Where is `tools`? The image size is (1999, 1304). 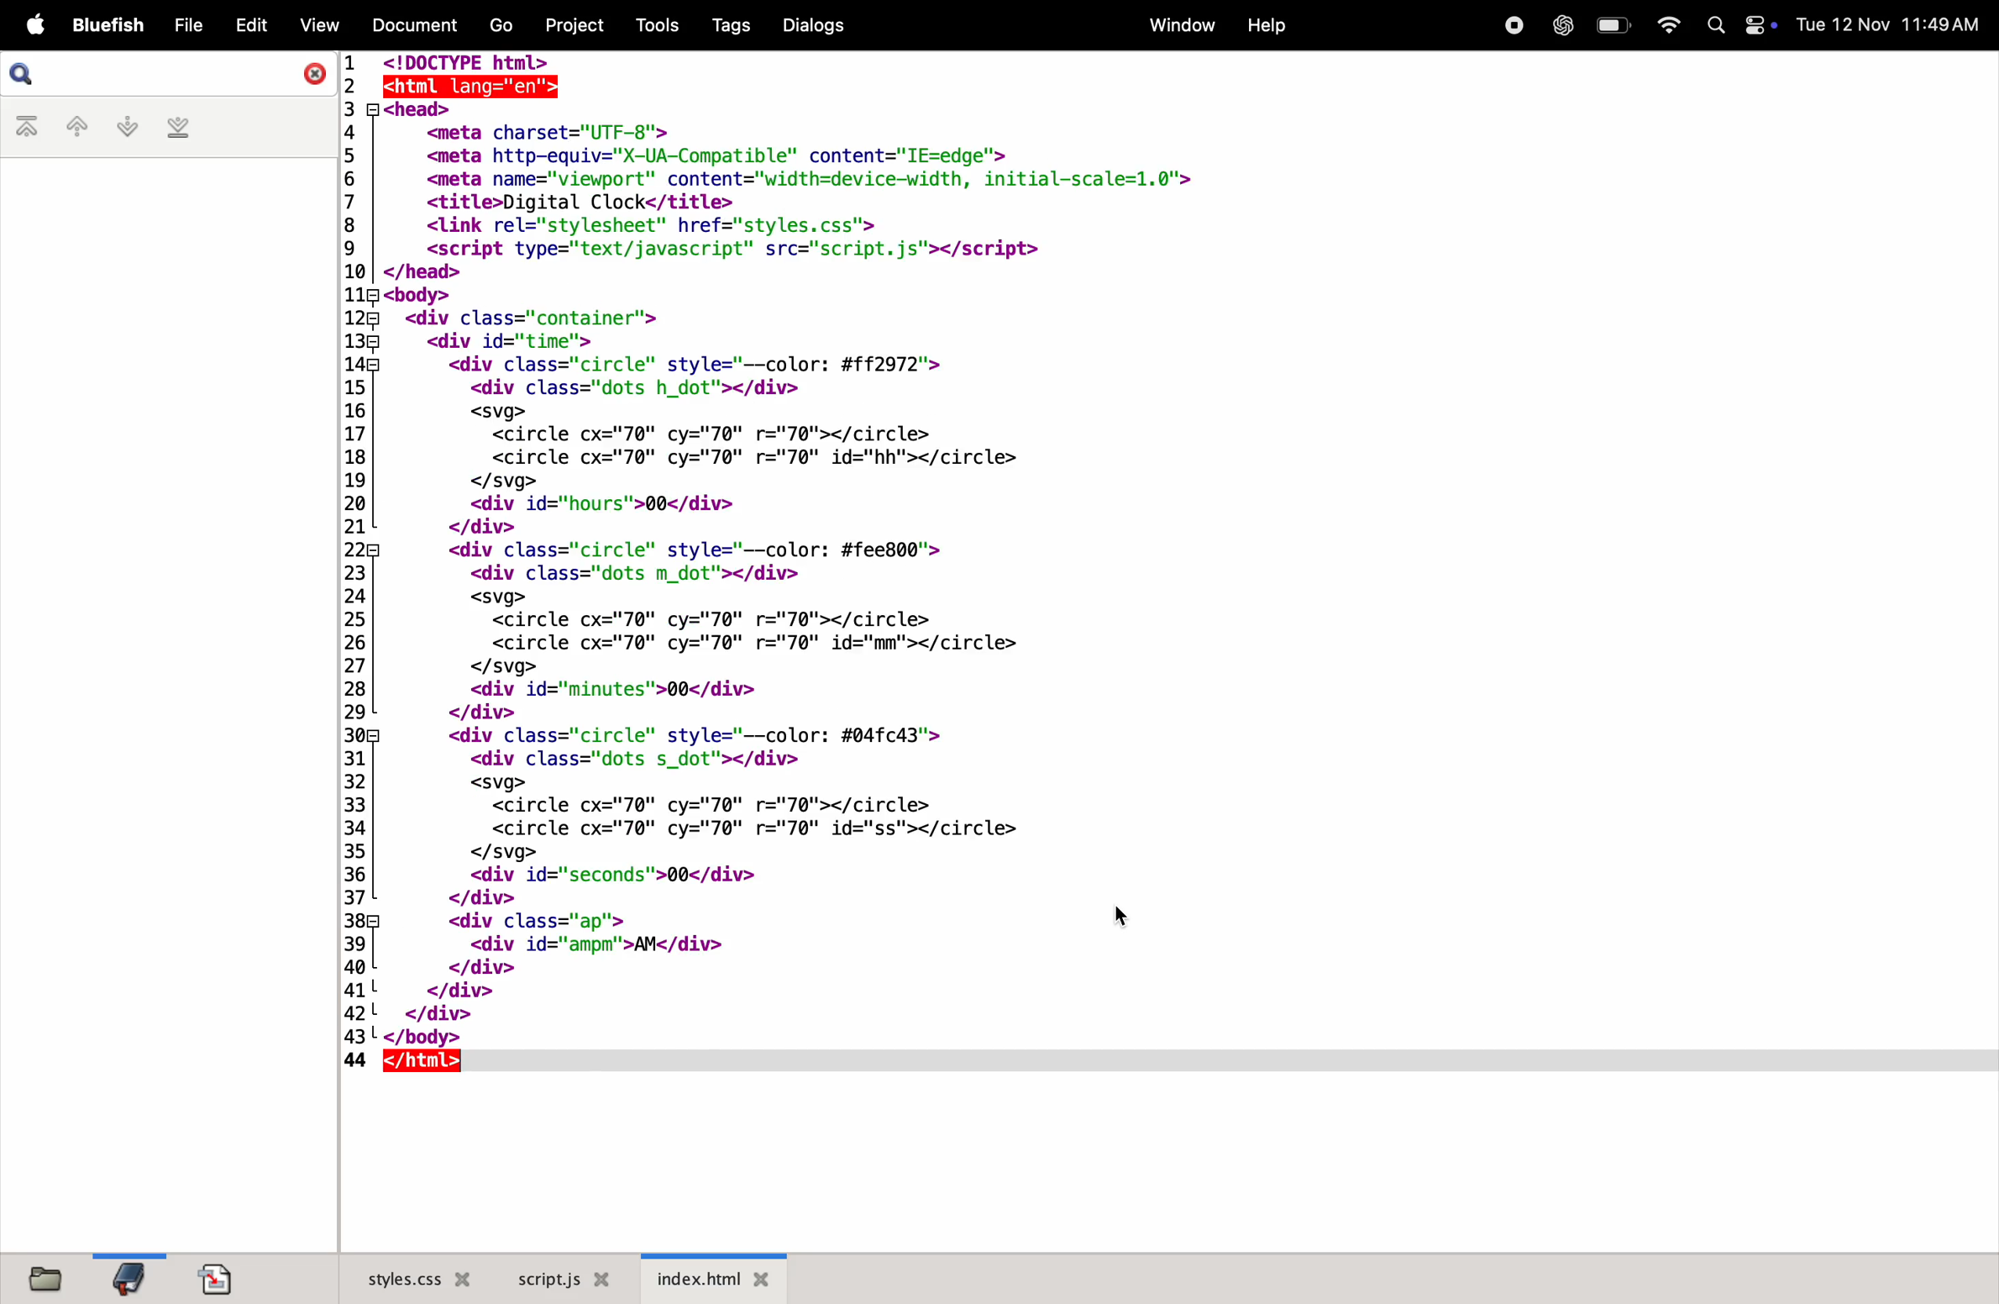 tools is located at coordinates (656, 25).